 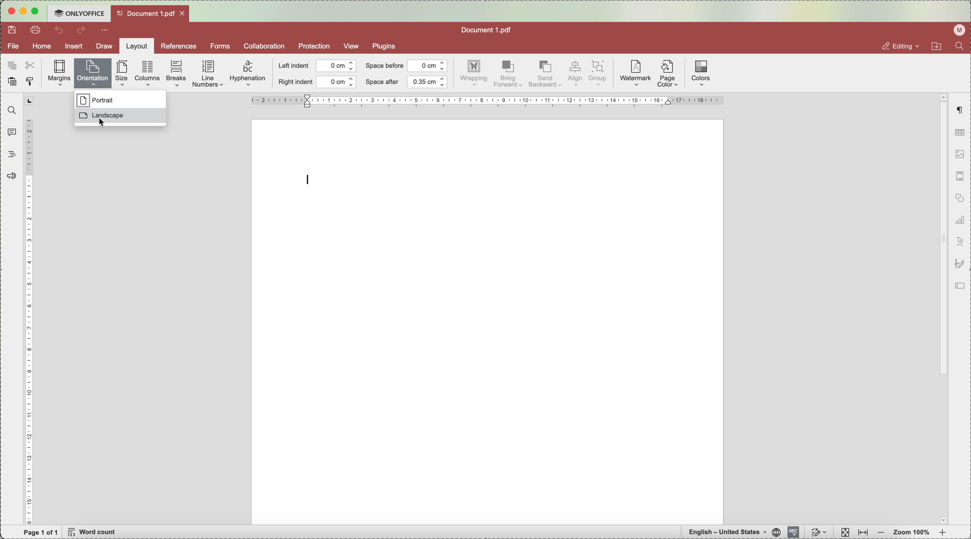 I want to click on close program, so click(x=10, y=13).